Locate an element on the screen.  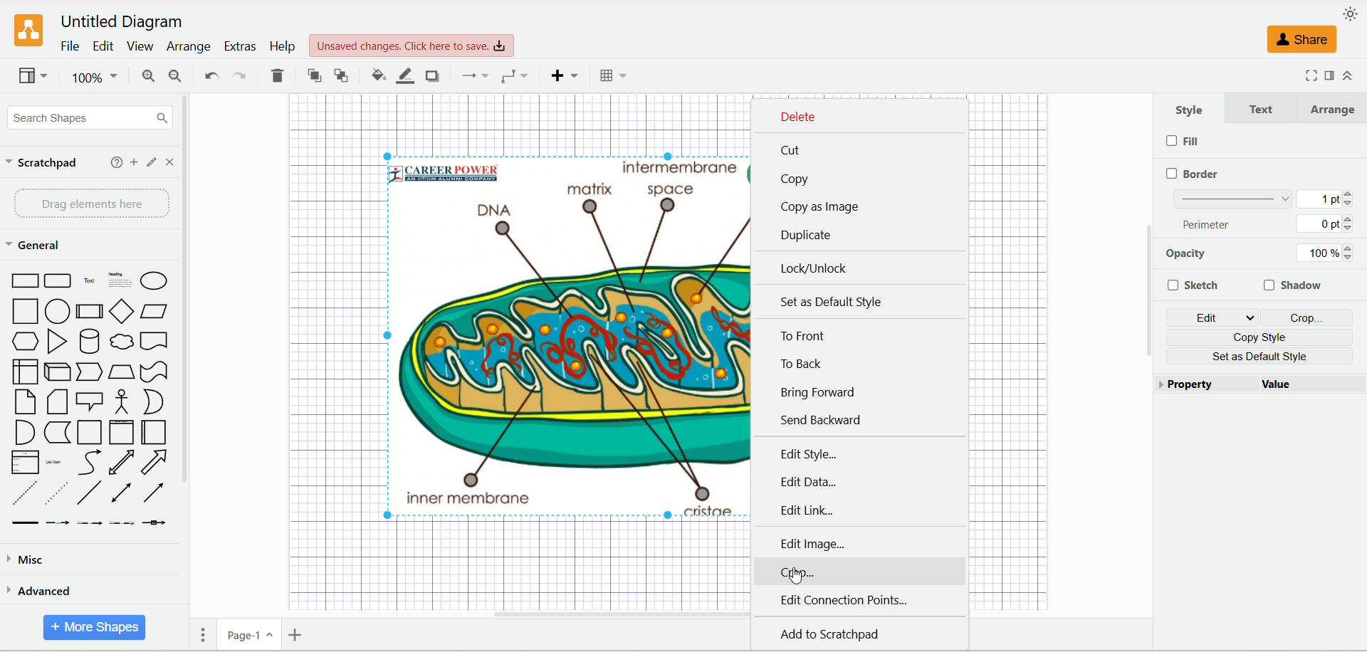
fill color is located at coordinates (377, 74).